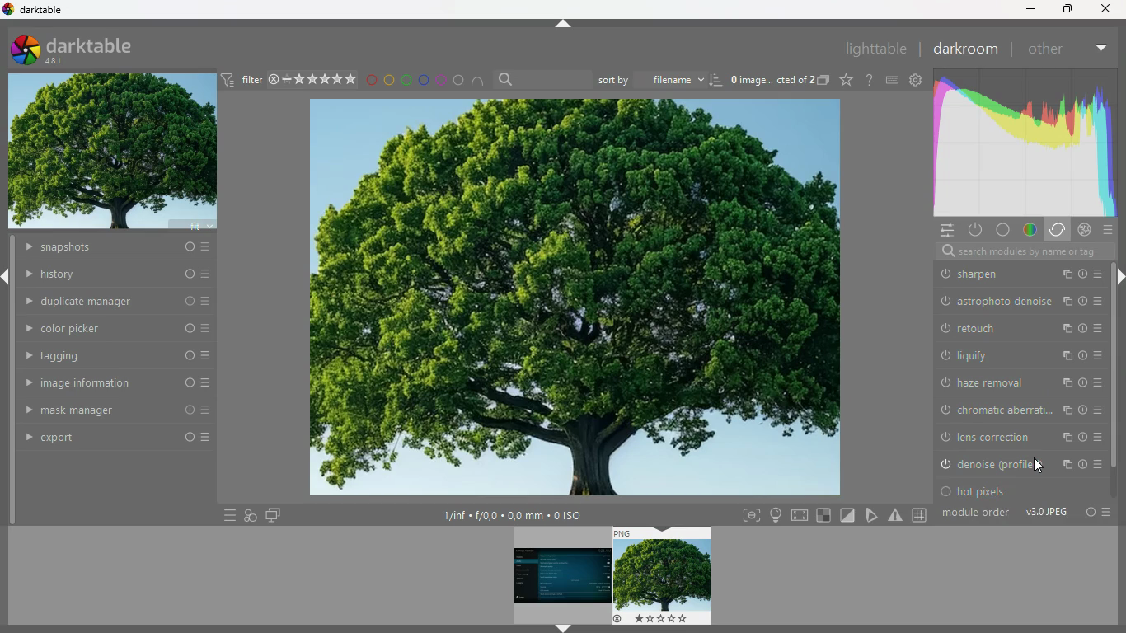 Image resolution: width=1126 pixels, height=633 pixels. I want to click on cancel, so click(1085, 230).